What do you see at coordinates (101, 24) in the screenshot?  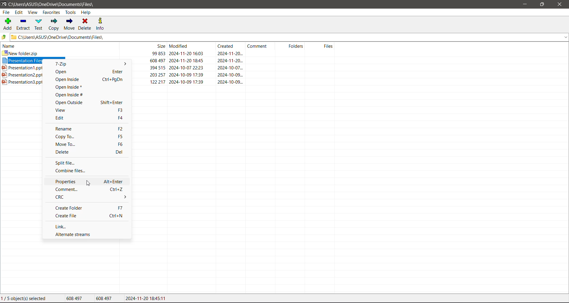 I see `Info` at bounding box center [101, 24].